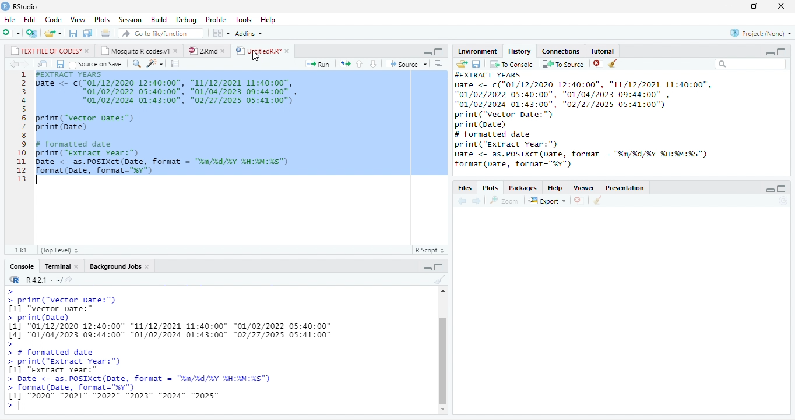 The height and width of the screenshot is (420, 795). What do you see at coordinates (770, 53) in the screenshot?
I see `minimize` at bounding box center [770, 53].